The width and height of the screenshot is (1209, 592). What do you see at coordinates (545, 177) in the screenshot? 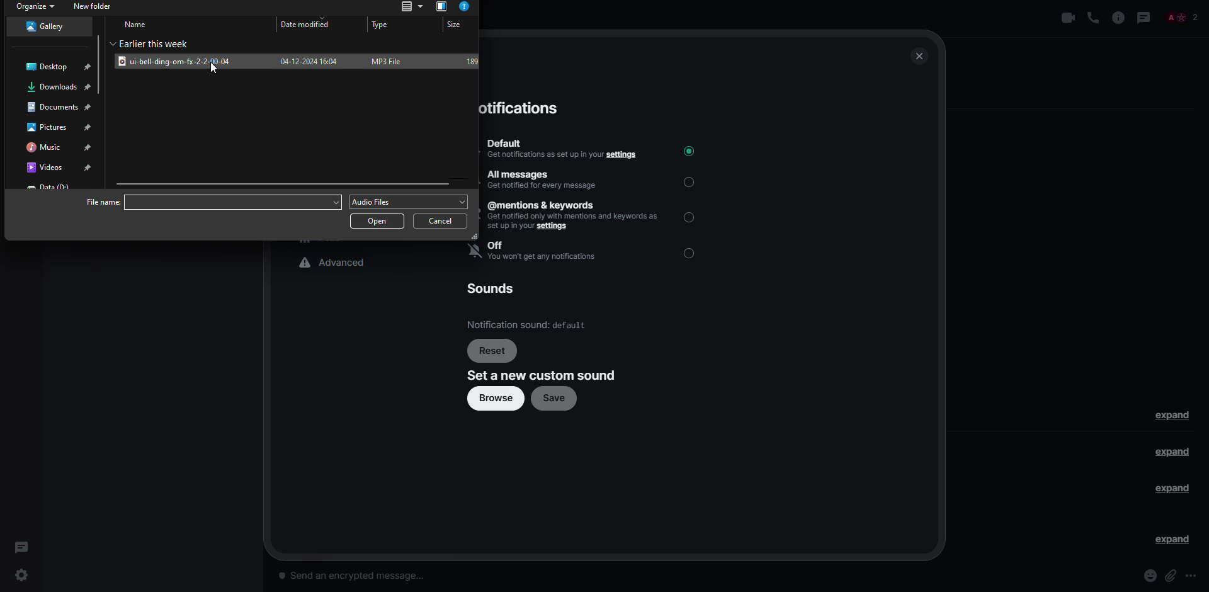
I see `All messages
Bh Got acrid avy mikes` at bounding box center [545, 177].